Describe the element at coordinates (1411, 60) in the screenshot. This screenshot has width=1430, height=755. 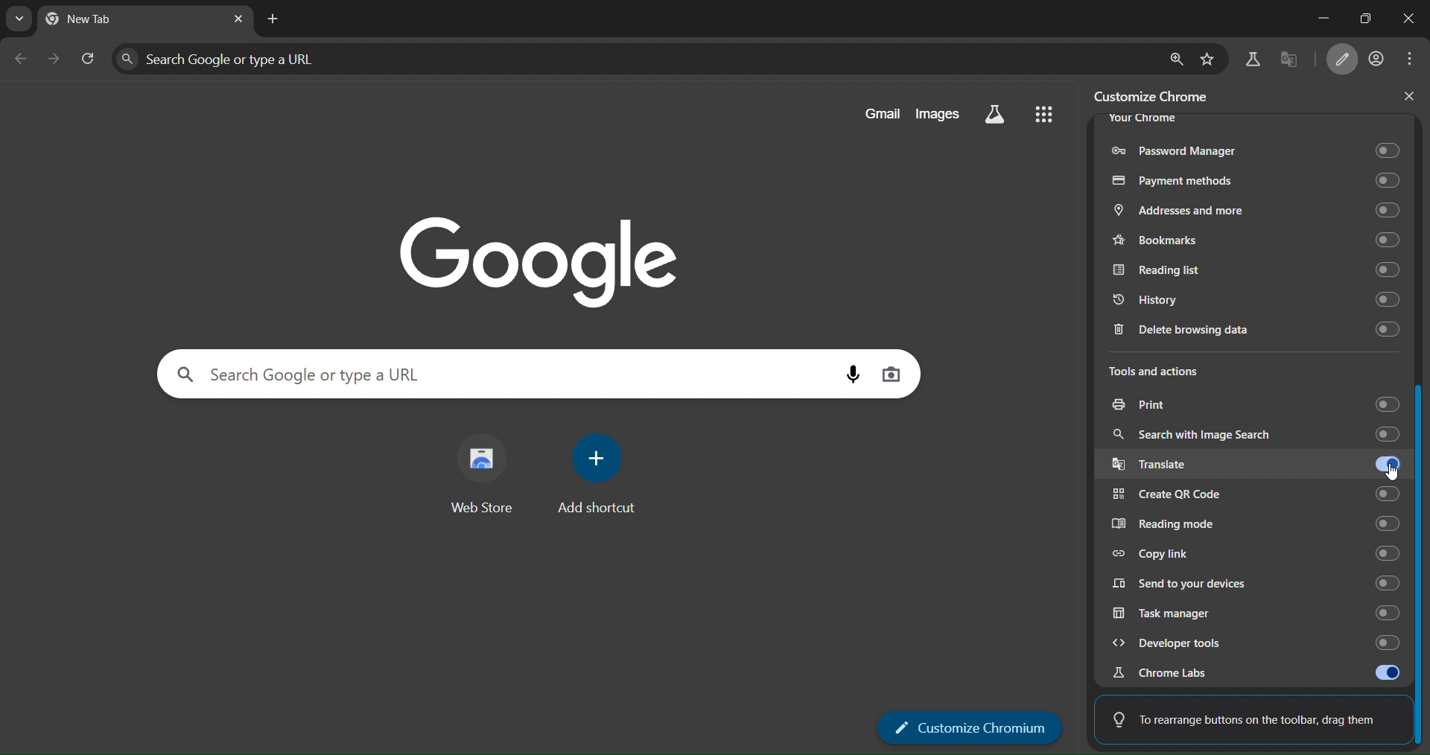
I see `menu` at that location.